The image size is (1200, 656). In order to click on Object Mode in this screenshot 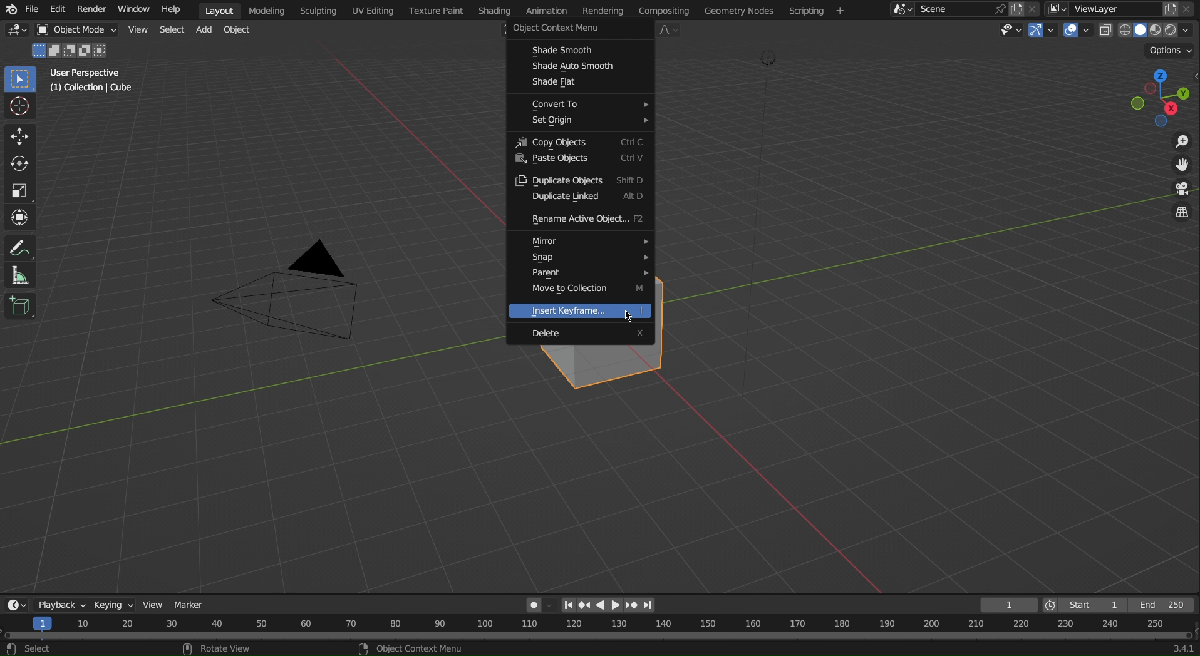, I will do `click(76, 30)`.